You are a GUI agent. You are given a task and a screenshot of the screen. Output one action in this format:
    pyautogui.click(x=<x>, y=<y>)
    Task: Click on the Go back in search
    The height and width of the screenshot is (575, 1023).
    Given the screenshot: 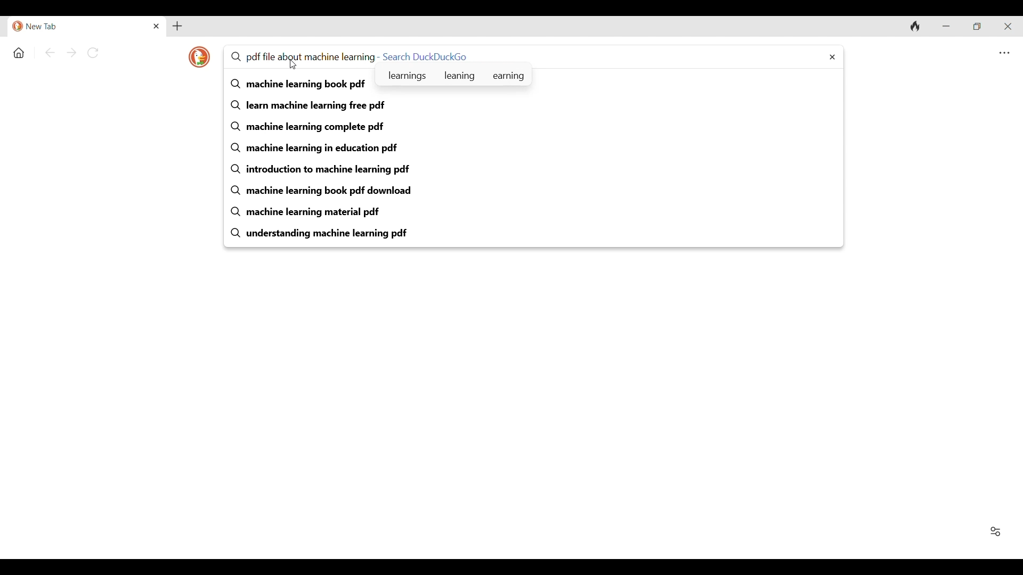 What is the action you would take?
    pyautogui.click(x=50, y=52)
    